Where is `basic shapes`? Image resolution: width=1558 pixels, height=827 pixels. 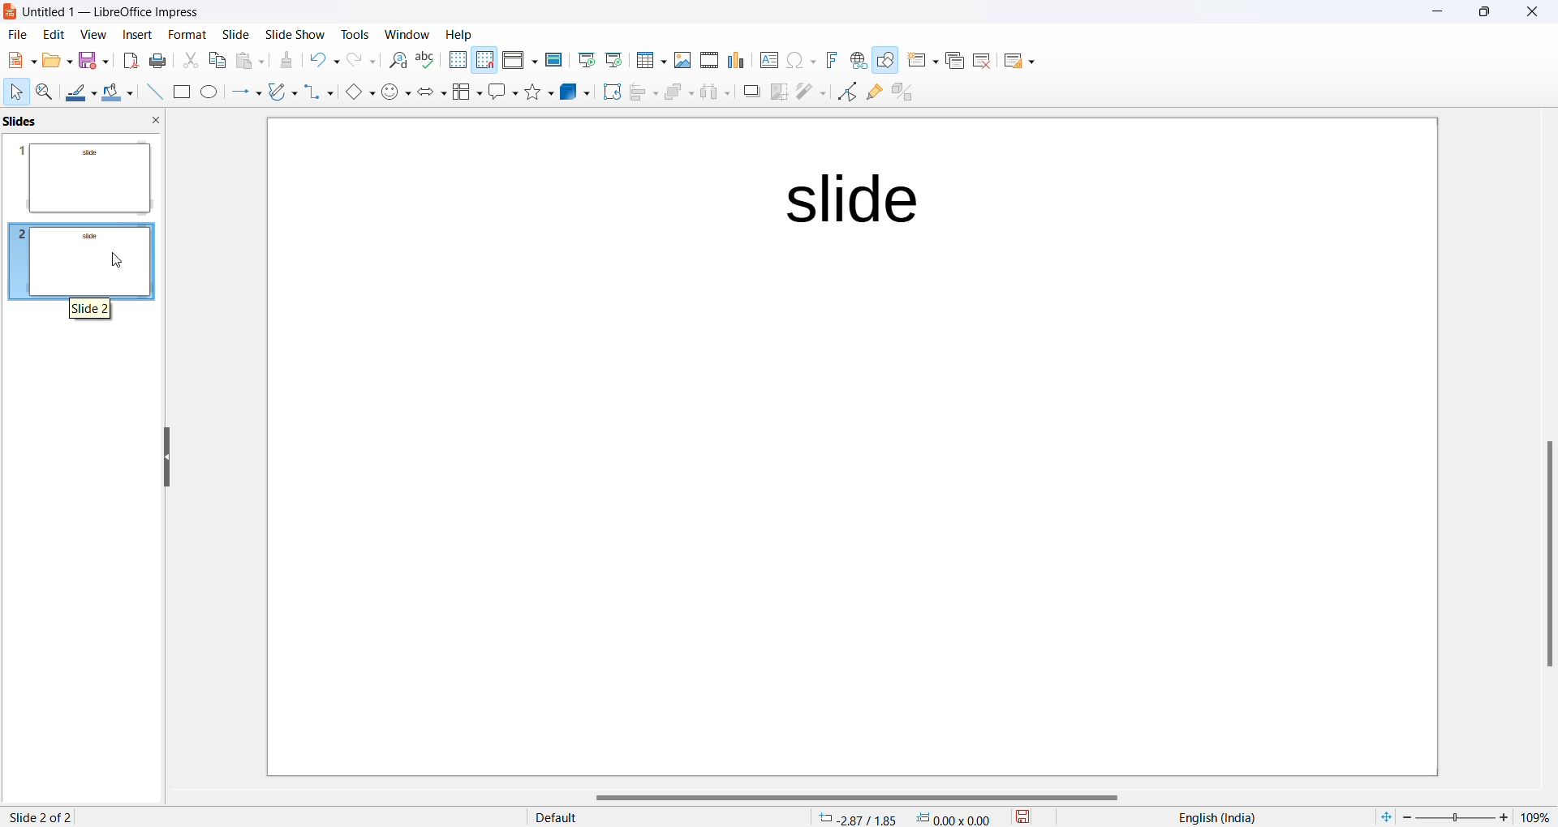
basic shapes is located at coordinates (355, 91).